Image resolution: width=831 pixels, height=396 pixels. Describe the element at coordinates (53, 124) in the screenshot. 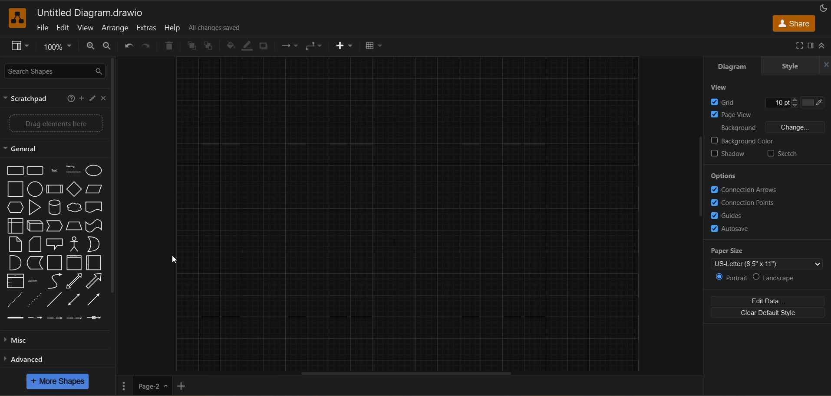

I see `drag elements here` at that location.